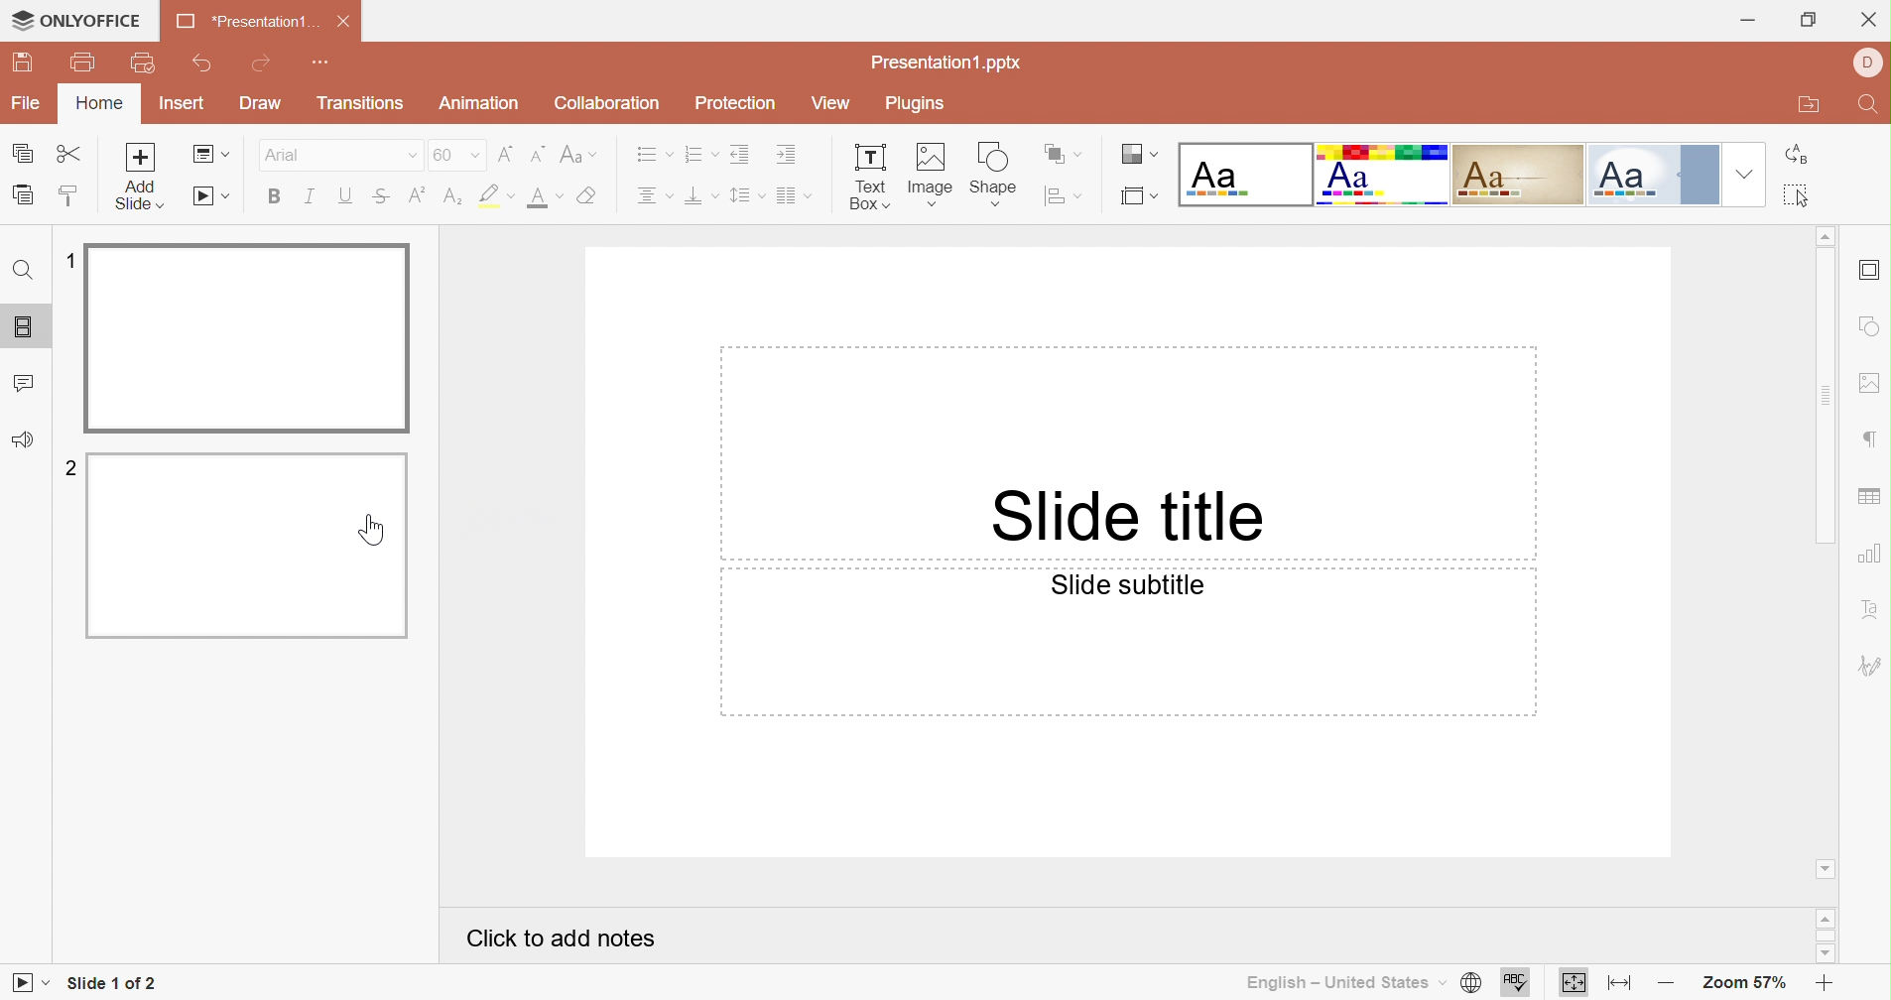 The width and height of the screenshot is (1891, 1000). What do you see at coordinates (27, 983) in the screenshot?
I see `` at bounding box center [27, 983].